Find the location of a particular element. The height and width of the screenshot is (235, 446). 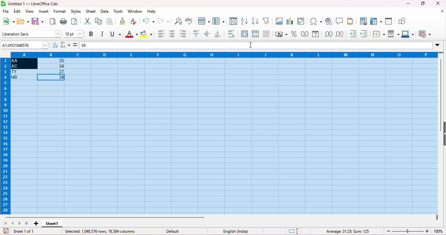

last sheet is located at coordinates (27, 224).